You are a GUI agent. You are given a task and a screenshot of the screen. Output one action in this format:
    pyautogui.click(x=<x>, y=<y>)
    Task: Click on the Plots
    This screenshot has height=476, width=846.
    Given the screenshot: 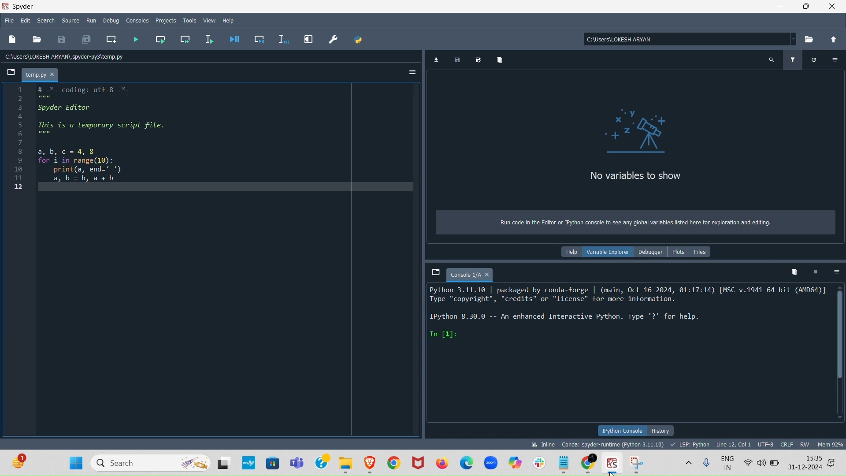 What is the action you would take?
    pyautogui.click(x=680, y=251)
    